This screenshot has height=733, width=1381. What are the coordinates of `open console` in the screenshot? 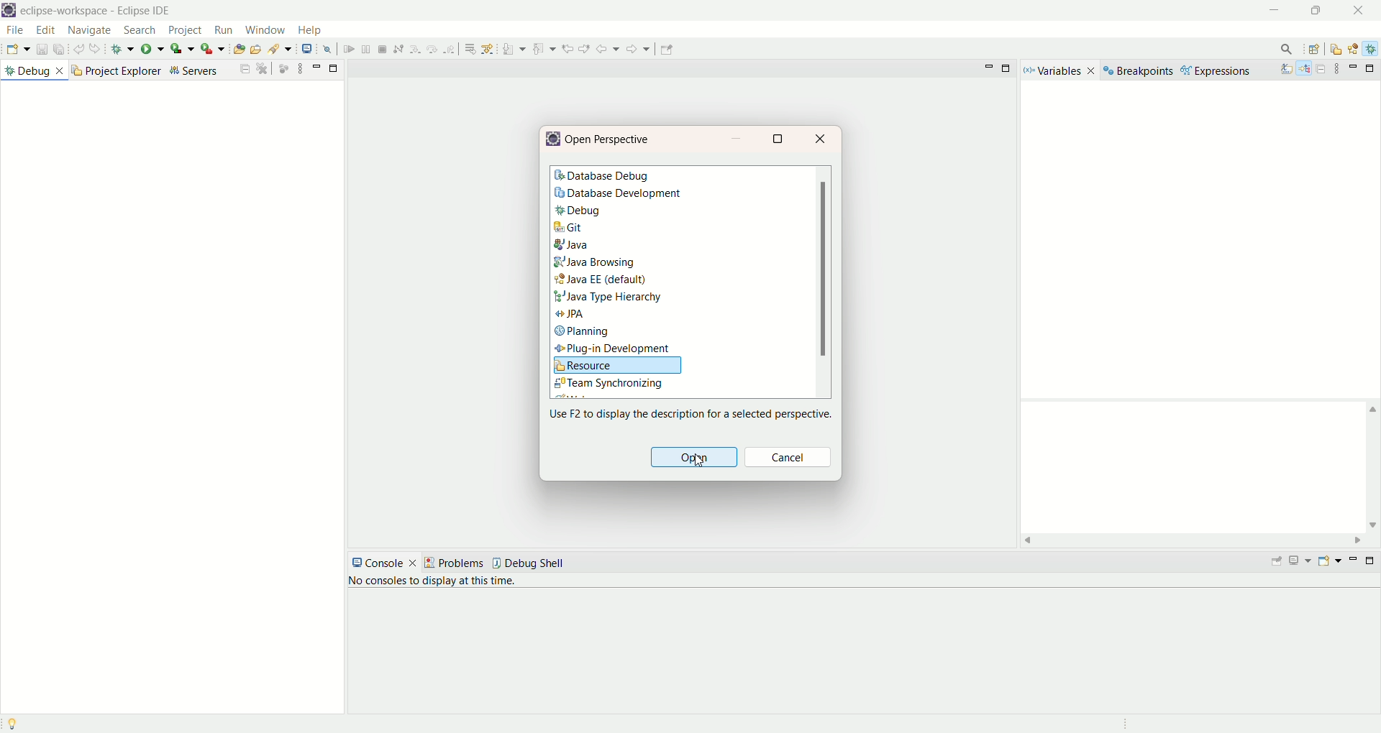 It's located at (1328, 561).